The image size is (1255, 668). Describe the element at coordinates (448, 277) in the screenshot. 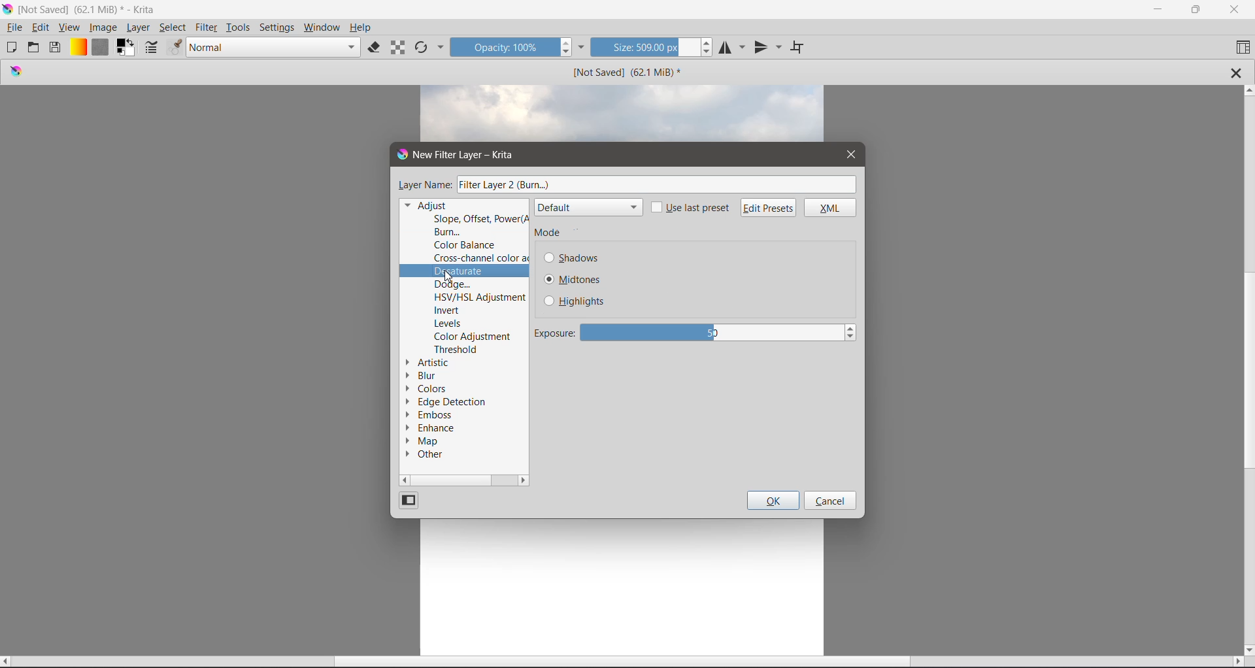

I see `cursor` at that location.